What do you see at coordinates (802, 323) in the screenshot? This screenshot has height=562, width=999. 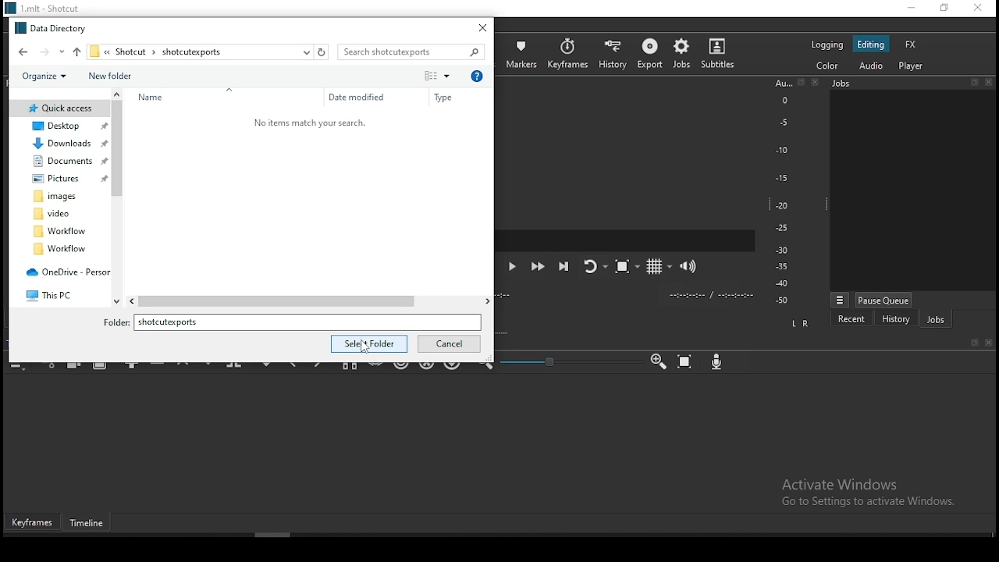 I see `Left and Right` at bounding box center [802, 323].